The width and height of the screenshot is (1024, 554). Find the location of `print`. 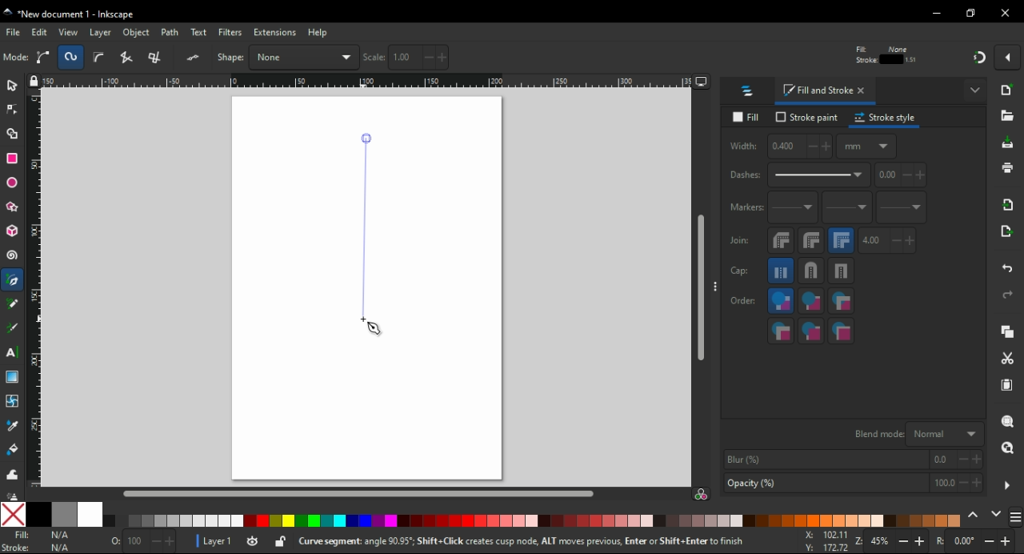

print is located at coordinates (1006, 167).